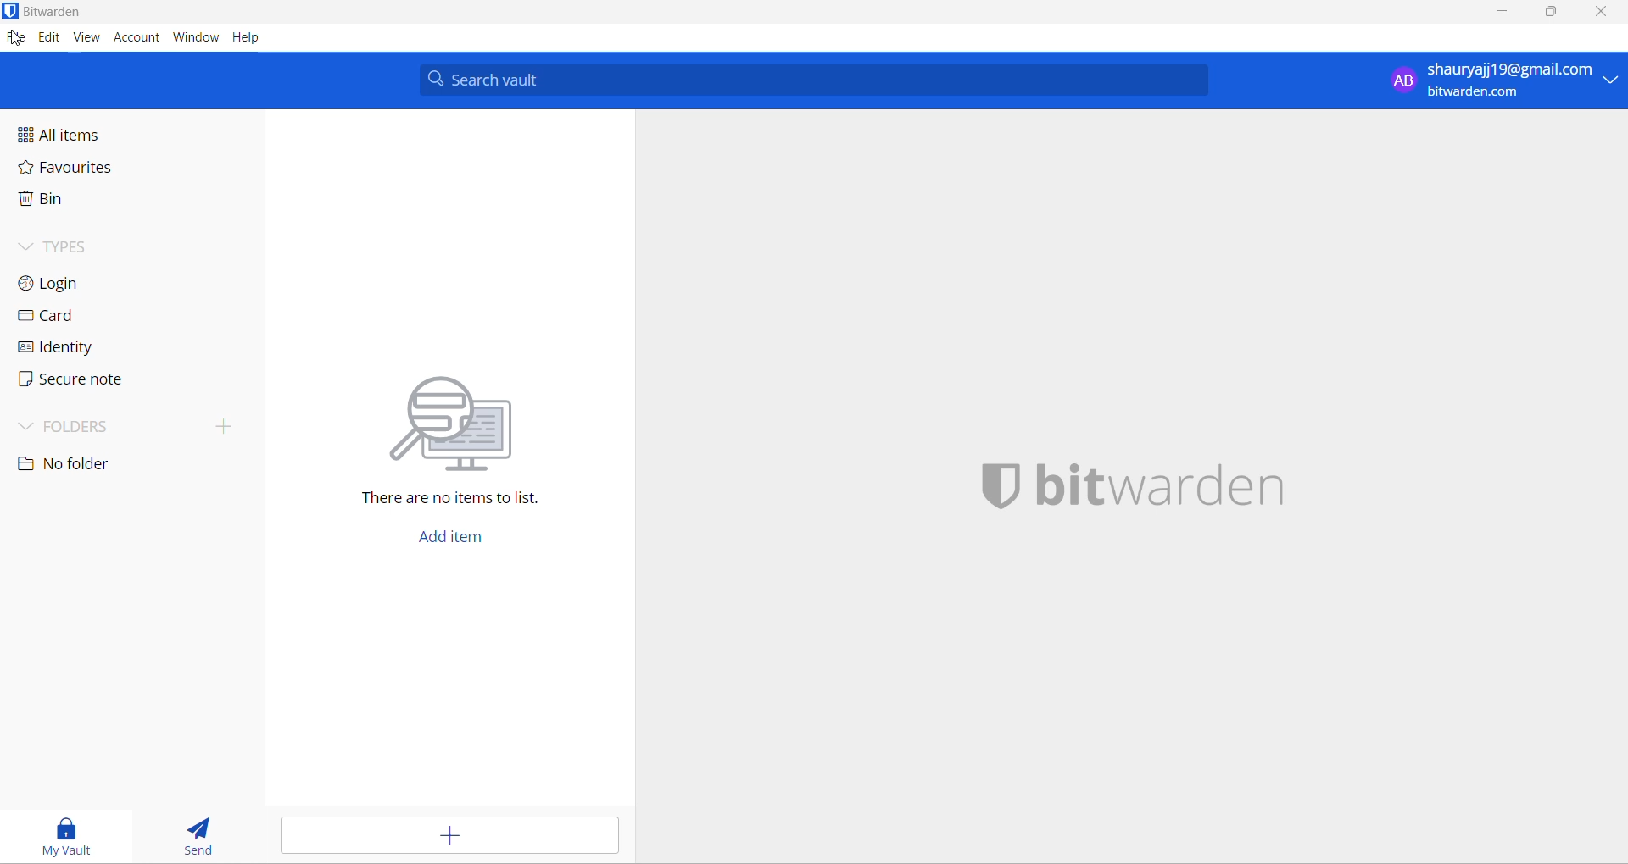 The height and width of the screenshot is (864, 1628). Describe the element at coordinates (11, 12) in the screenshot. I see `application logo` at that location.